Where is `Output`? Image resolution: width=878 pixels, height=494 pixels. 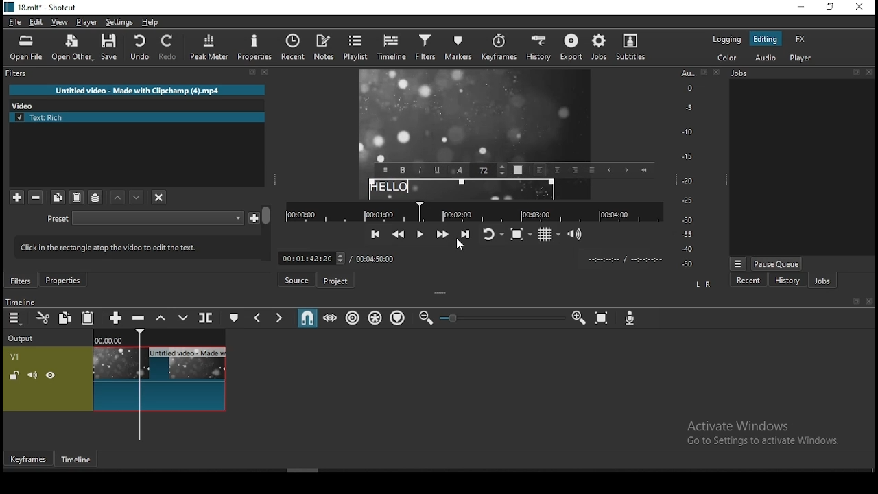 Output is located at coordinates (23, 336).